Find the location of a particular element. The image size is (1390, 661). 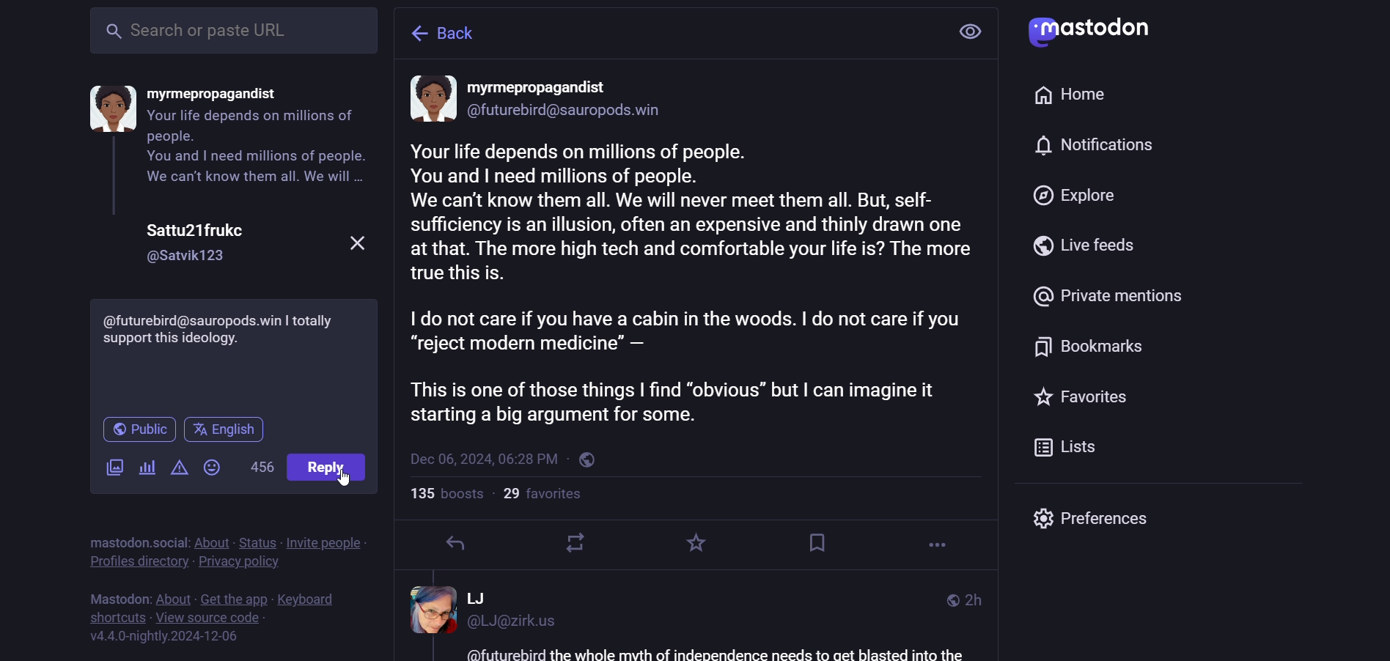

status is located at coordinates (259, 542).